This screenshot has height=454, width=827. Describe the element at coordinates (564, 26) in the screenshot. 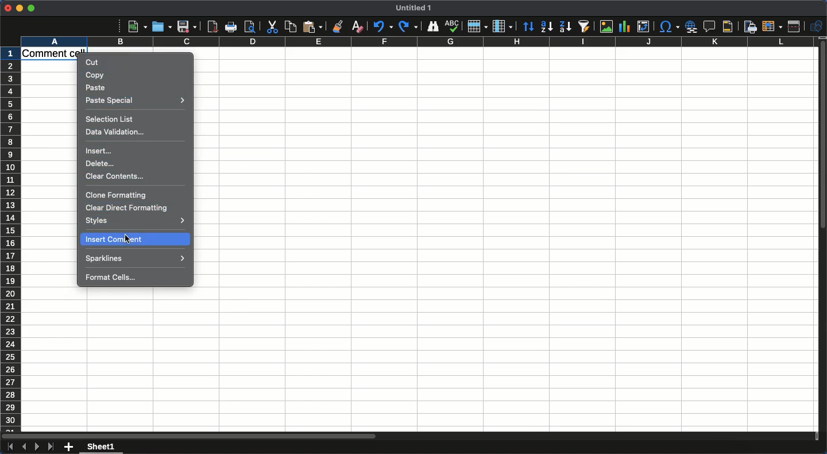

I see `Descending` at that location.